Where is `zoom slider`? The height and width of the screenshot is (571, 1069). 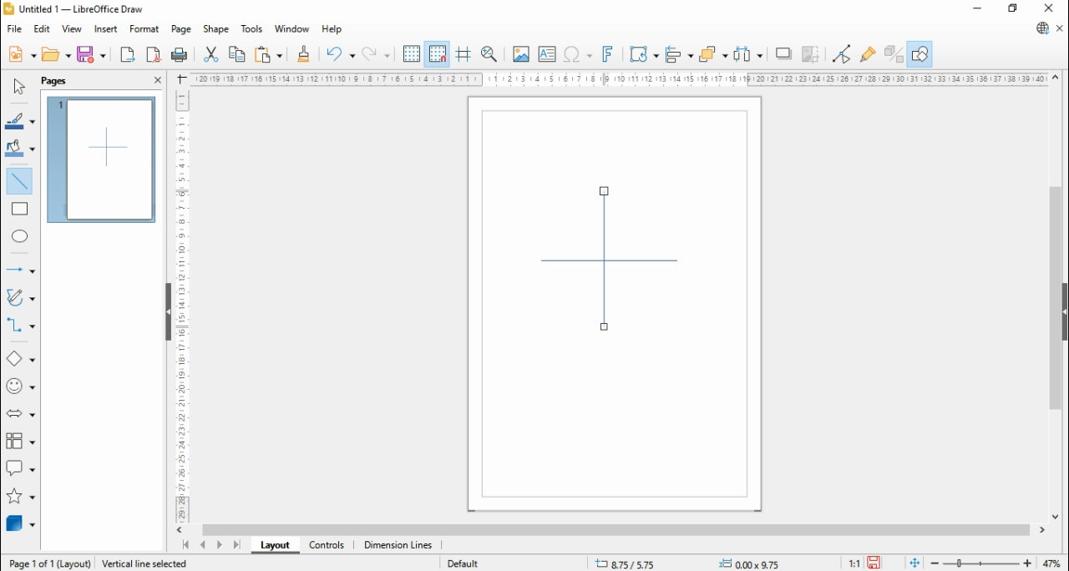 zoom slider is located at coordinates (980, 563).